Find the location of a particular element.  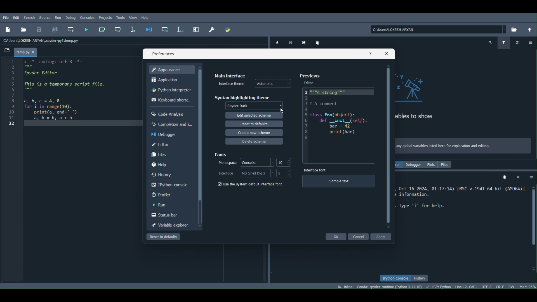

Run is located at coordinates (58, 17).